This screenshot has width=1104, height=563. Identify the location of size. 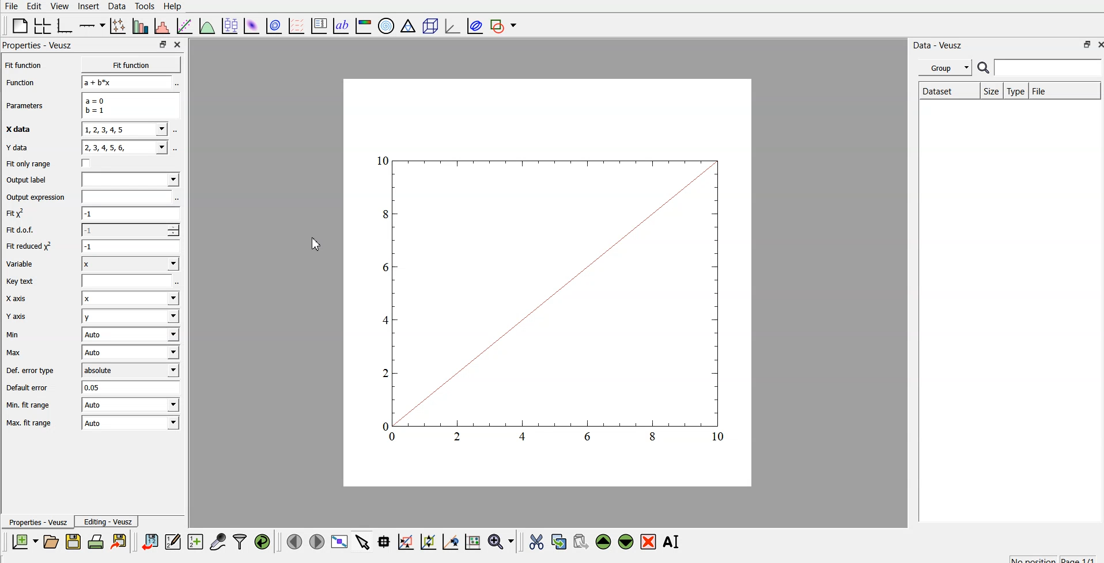
(990, 90).